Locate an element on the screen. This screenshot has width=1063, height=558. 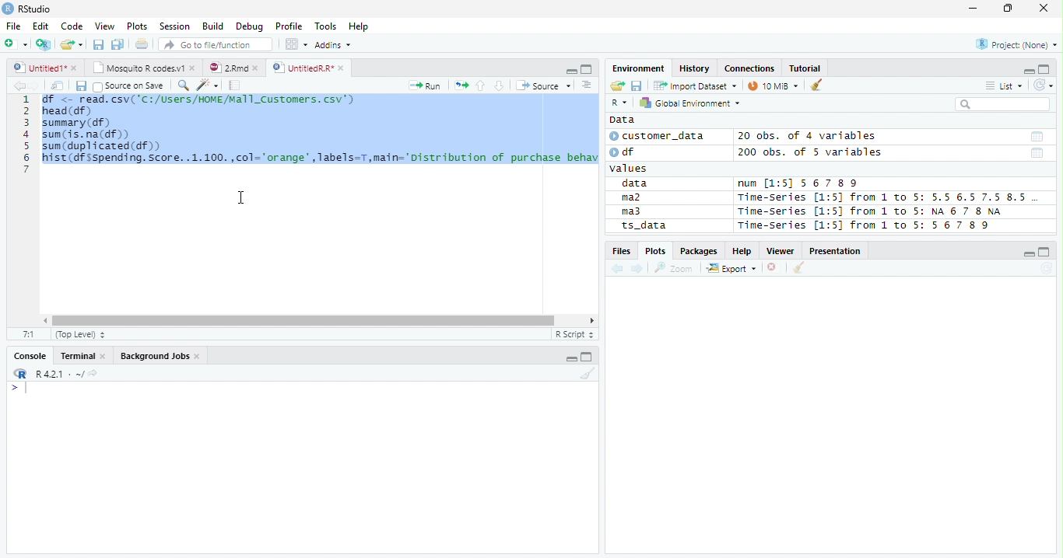
Top Level is located at coordinates (79, 335).